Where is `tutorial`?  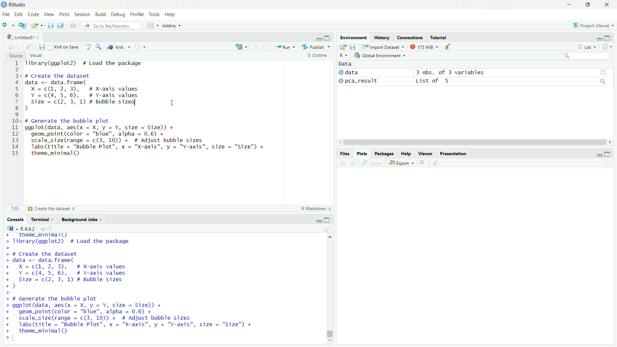 tutorial is located at coordinates (439, 37).